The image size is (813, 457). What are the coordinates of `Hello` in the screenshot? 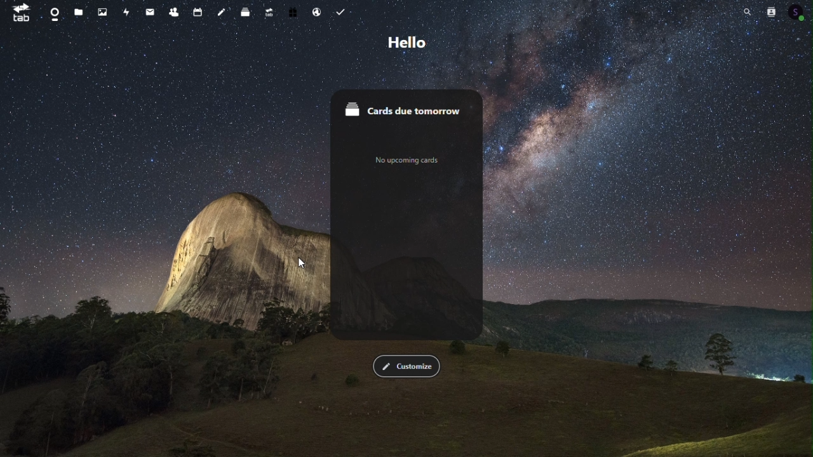 It's located at (410, 41).